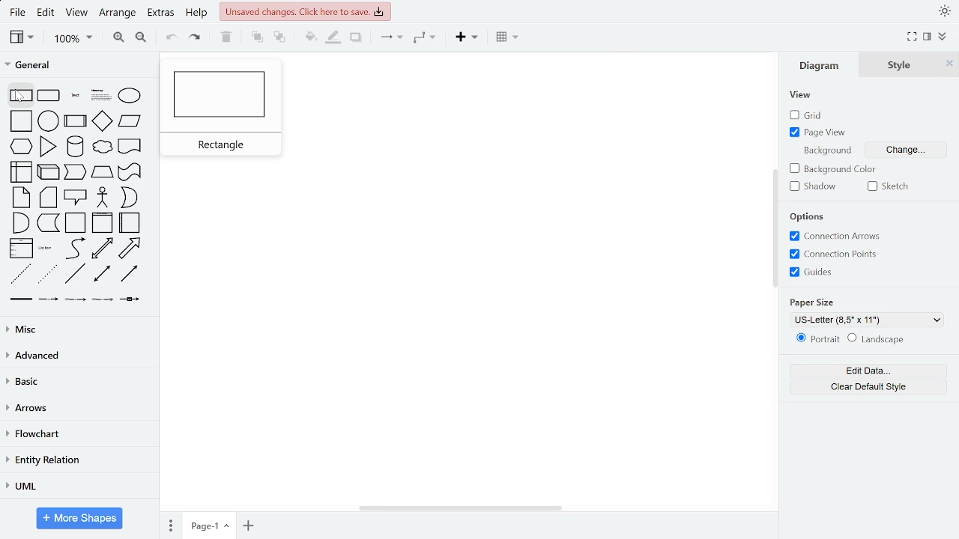  I want to click on sketch, so click(888, 187).